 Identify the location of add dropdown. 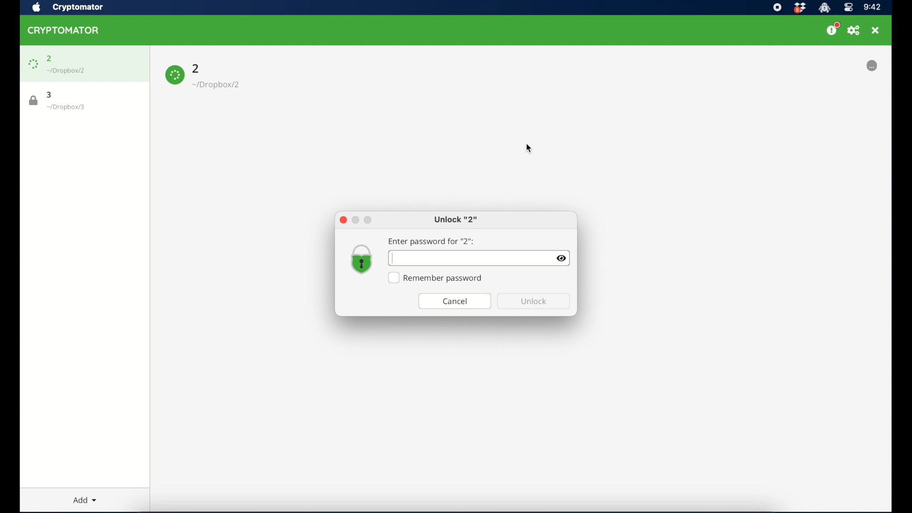
(81, 498).